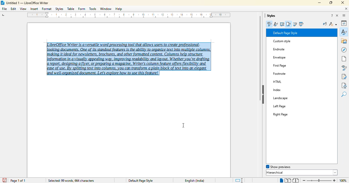 This screenshot has width=349, height=183. Describe the element at coordinates (106, 9) in the screenshot. I see `window` at that location.